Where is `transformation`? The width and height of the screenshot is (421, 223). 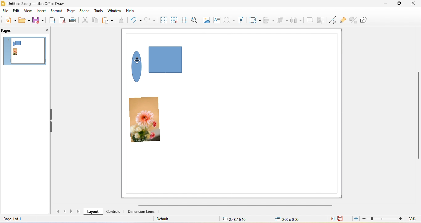
transformation is located at coordinates (255, 20).